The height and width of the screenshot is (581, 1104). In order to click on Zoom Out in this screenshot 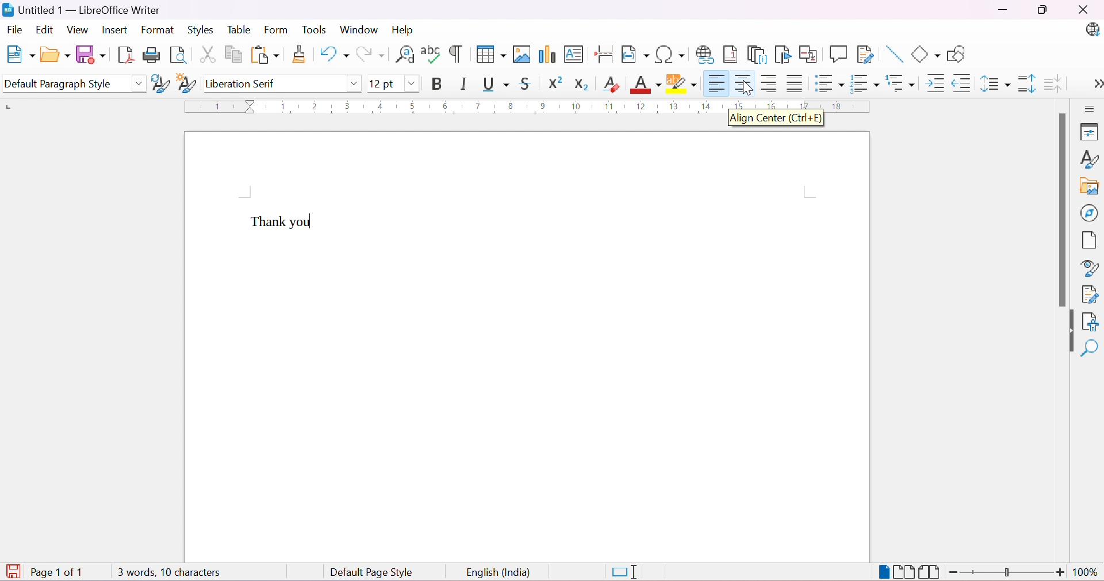, I will do `click(954, 572)`.